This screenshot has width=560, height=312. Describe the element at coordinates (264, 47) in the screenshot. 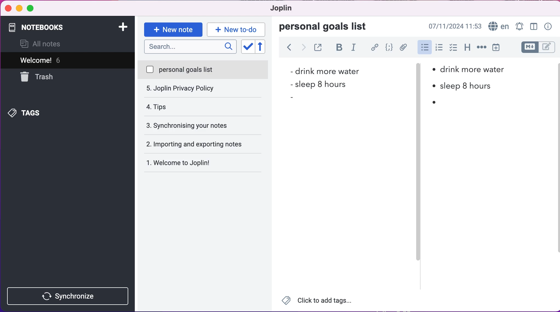

I see `reverse sort order` at that location.